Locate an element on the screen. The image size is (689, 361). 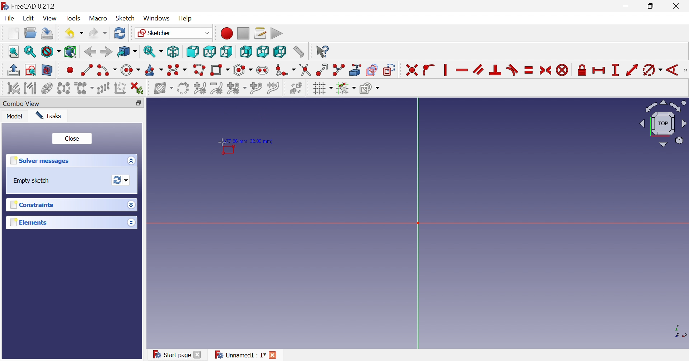
Modify knot multiplicity is located at coordinates (236, 89).